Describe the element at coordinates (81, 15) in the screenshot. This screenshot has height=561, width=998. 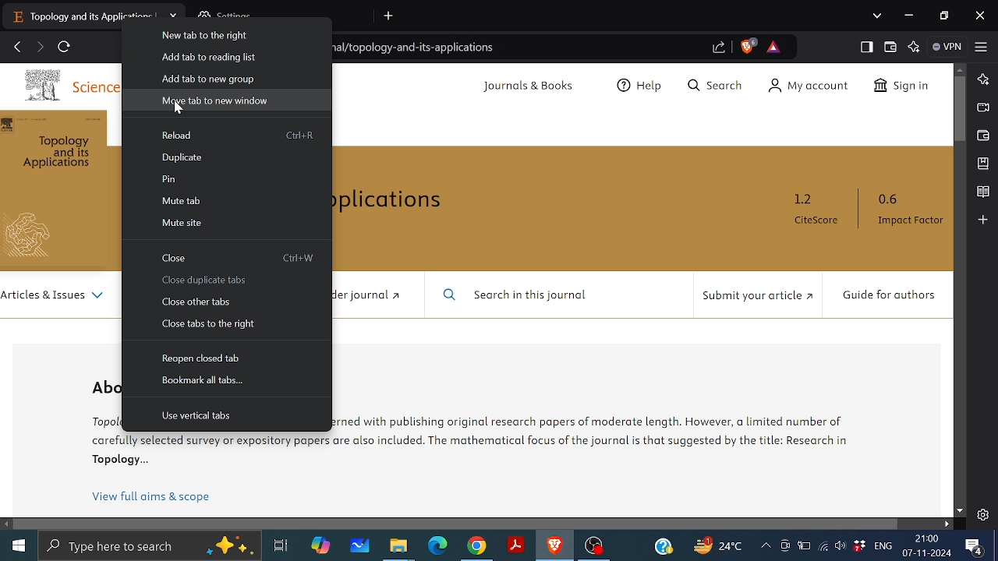
I see `Current tab` at that location.